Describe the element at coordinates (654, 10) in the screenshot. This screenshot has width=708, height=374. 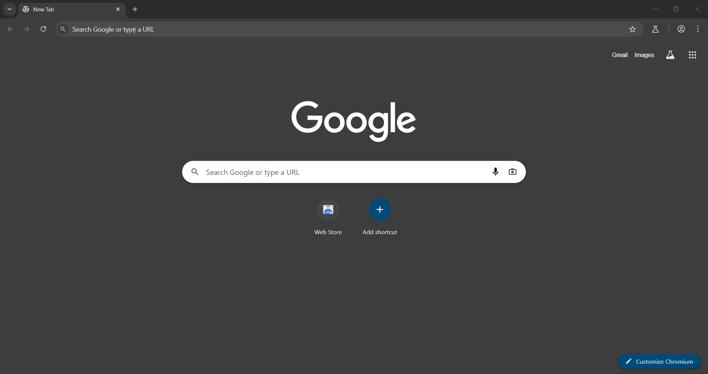
I see `minimize` at that location.